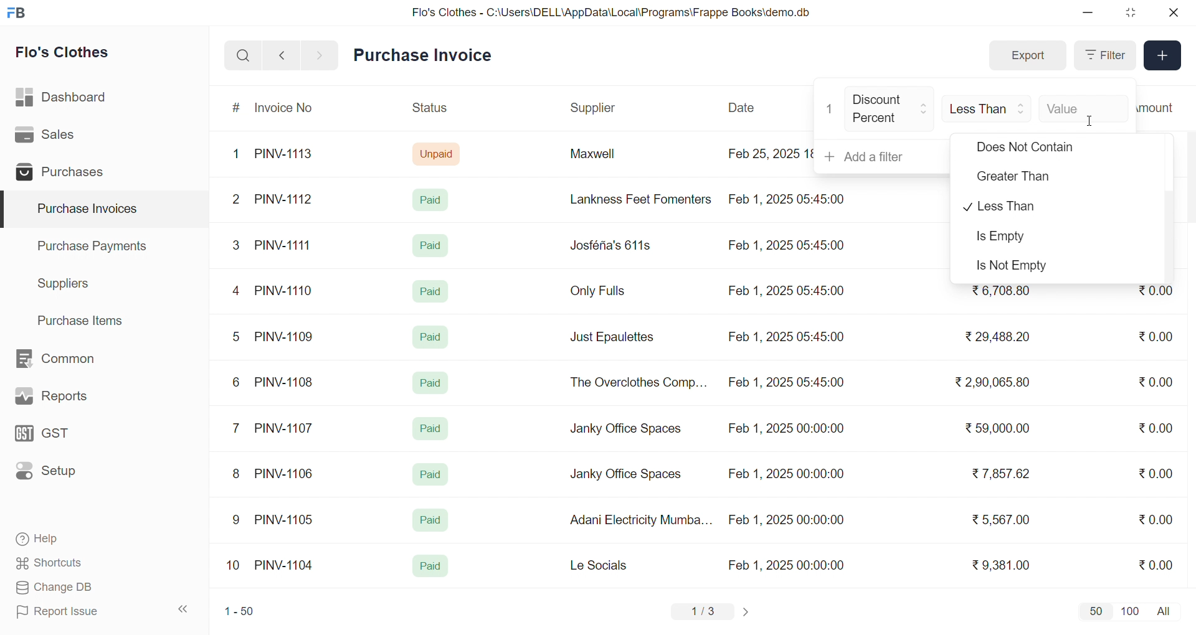 Image resolution: width=1196 pixels, height=635 pixels. Describe the element at coordinates (1027, 56) in the screenshot. I see `Export` at that location.